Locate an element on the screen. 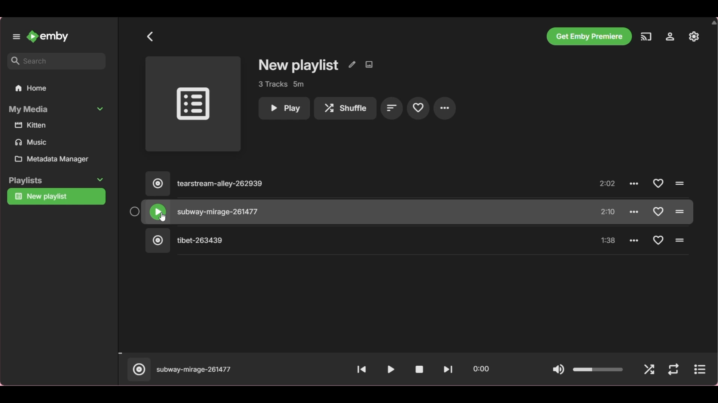 This screenshot has height=403, width=718. Go to home is located at coordinates (56, 88).